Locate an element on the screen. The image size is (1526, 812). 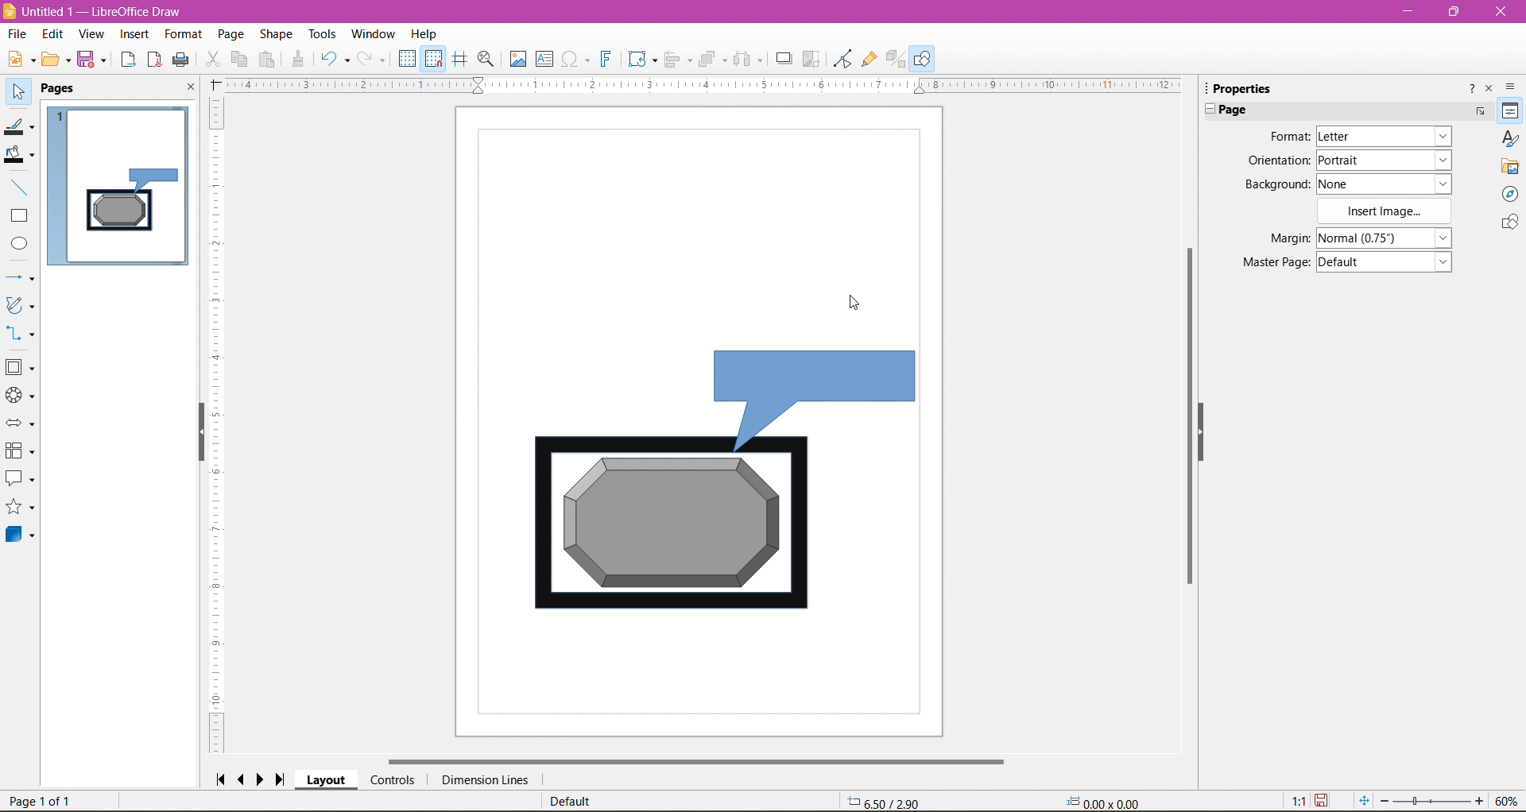
Export directly as PDF is located at coordinates (154, 60).